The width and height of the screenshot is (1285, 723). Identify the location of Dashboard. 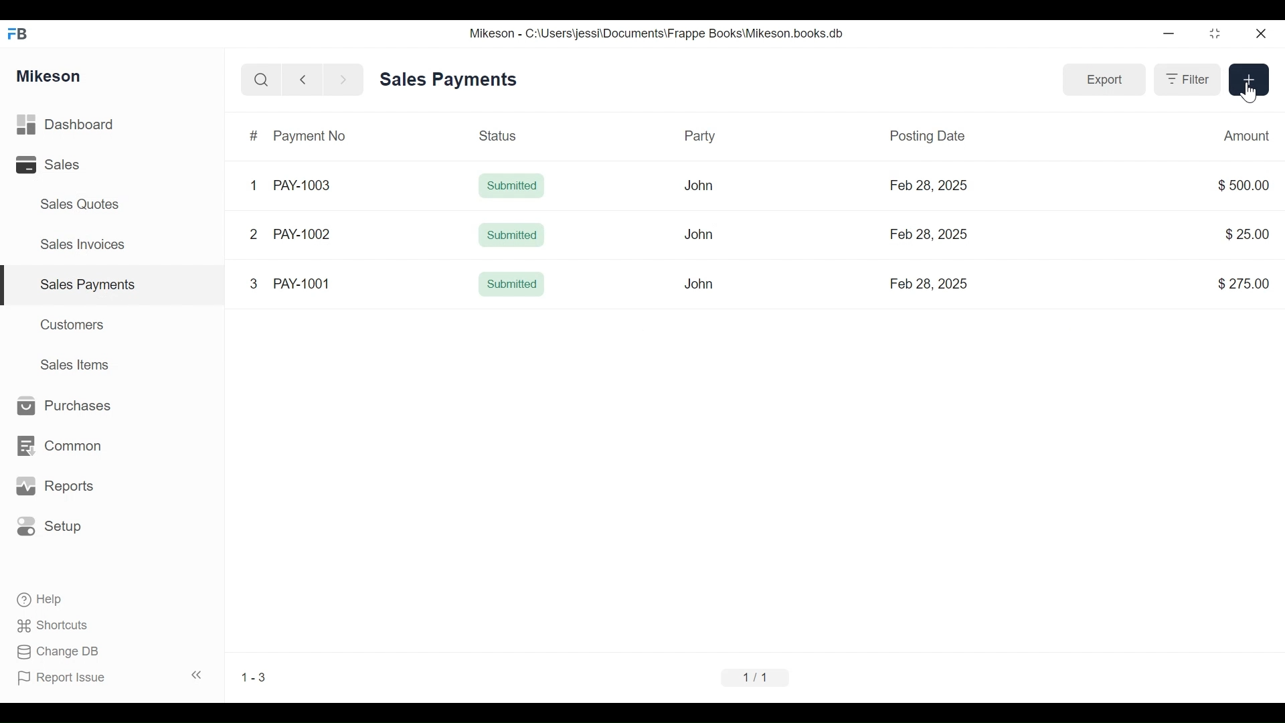
(88, 125).